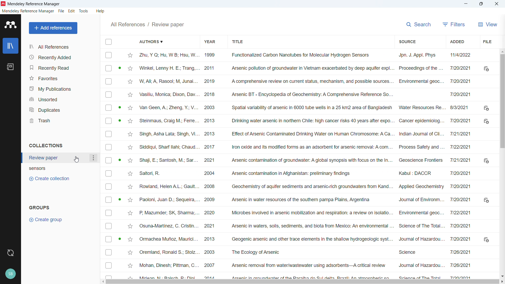  I want to click on Create groups , so click(48, 220).